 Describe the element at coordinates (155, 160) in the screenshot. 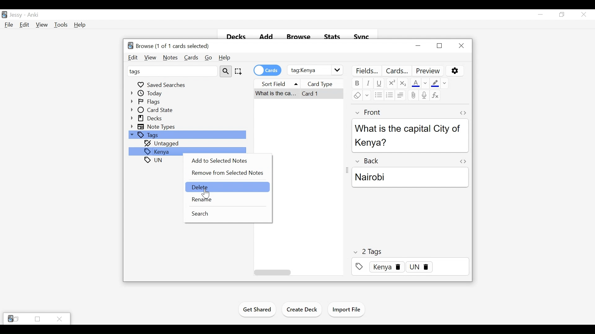

I see `tags` at that location.